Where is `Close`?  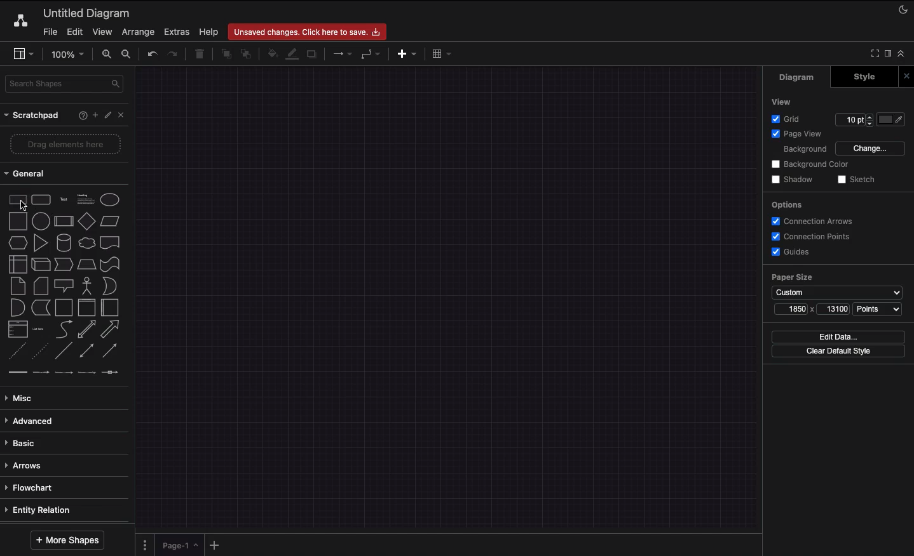 Close is located at coordinates (908, 75).